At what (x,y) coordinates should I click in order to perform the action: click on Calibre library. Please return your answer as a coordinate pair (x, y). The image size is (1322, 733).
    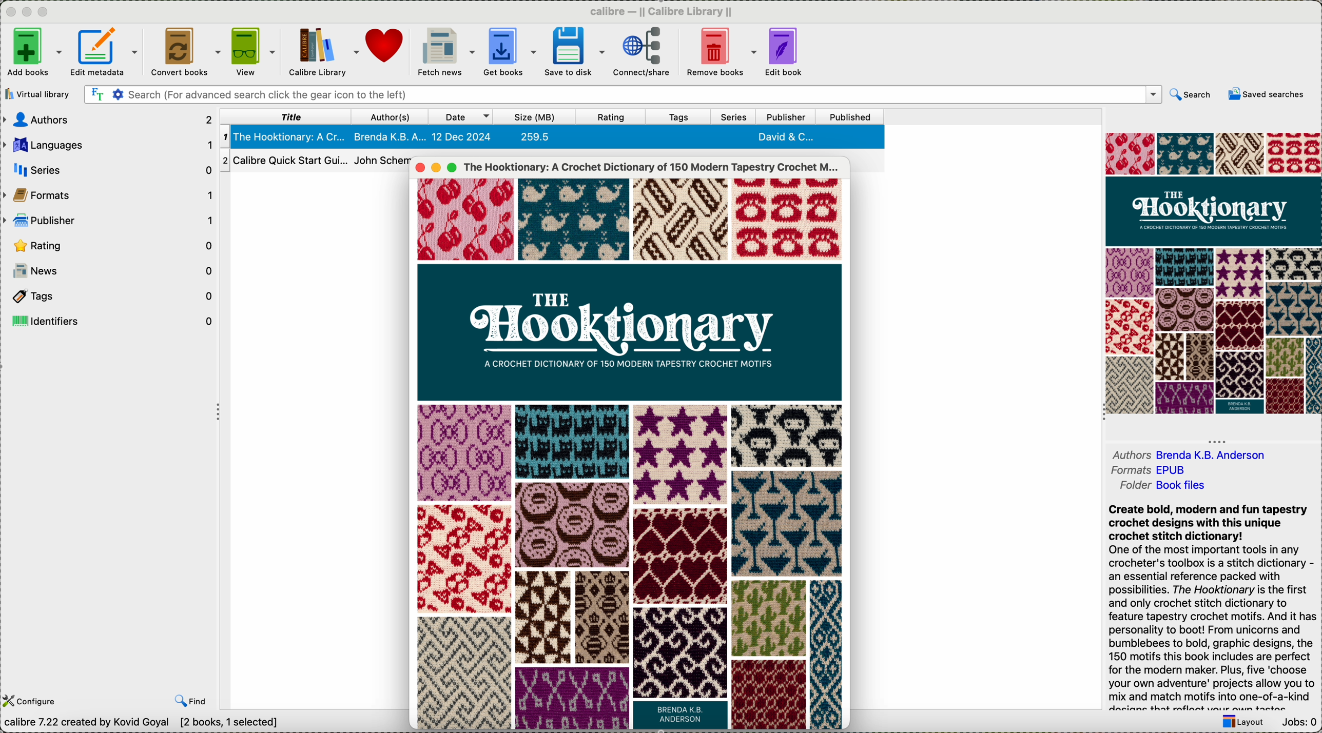
    Looking at the image, I should click on (323, 51).